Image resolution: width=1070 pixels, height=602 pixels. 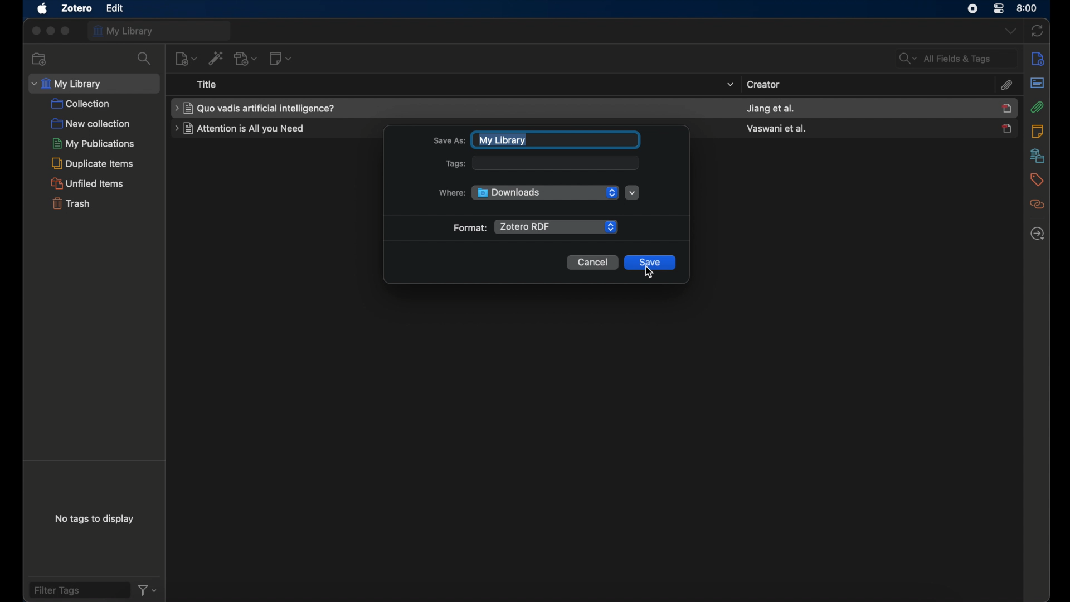 What do you see at coordinates (542, 163) in the screenshot?
I see `tags:` at bounding box center [542, 163].